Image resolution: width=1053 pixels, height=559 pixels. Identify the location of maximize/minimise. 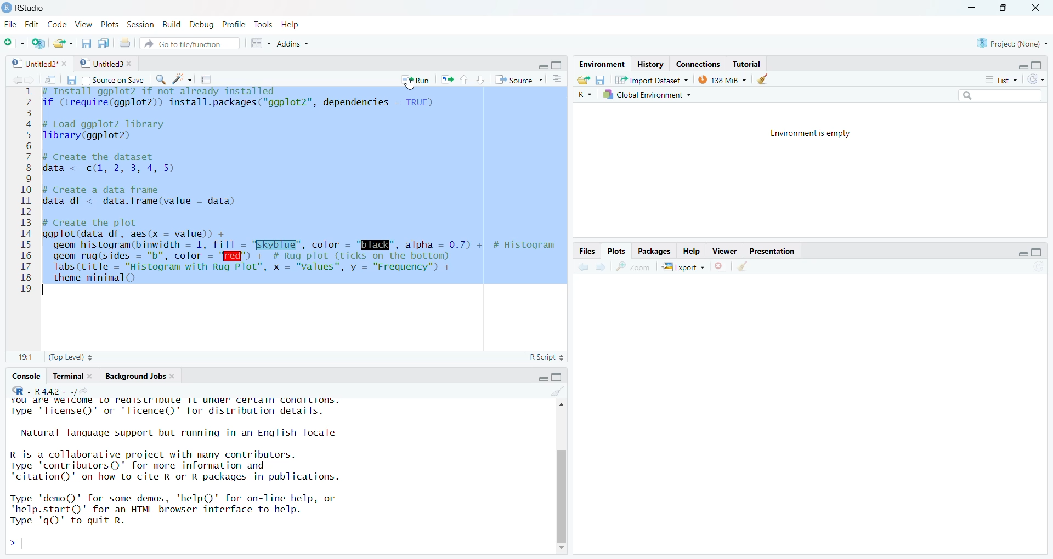
(554, 378).